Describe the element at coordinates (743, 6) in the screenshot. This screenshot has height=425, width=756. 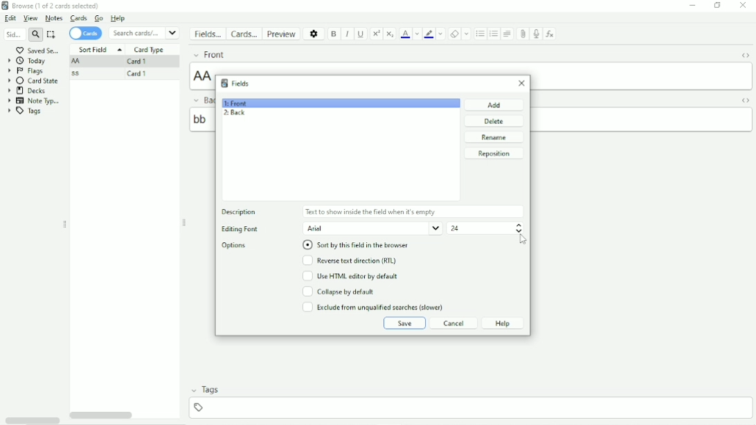
I see `Close` at that location.